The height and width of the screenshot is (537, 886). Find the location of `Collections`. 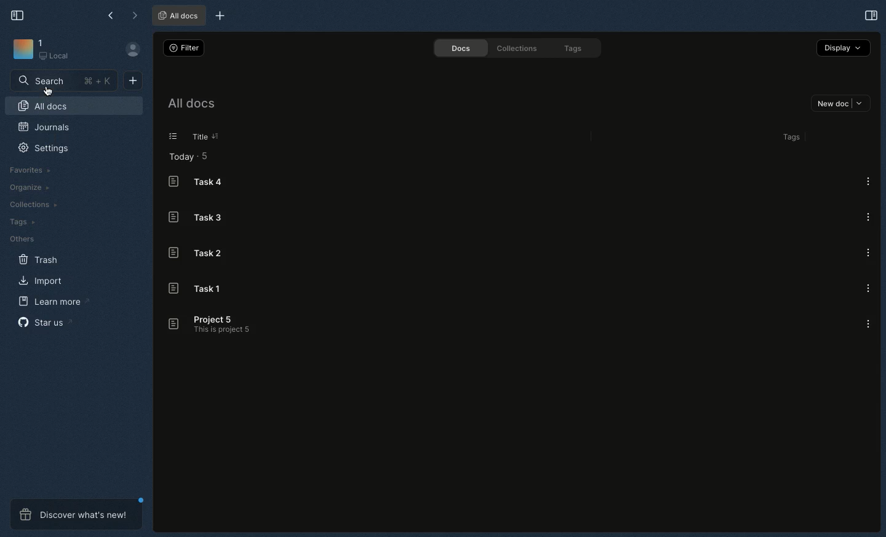

Collections is located at coordinates (32, 205).